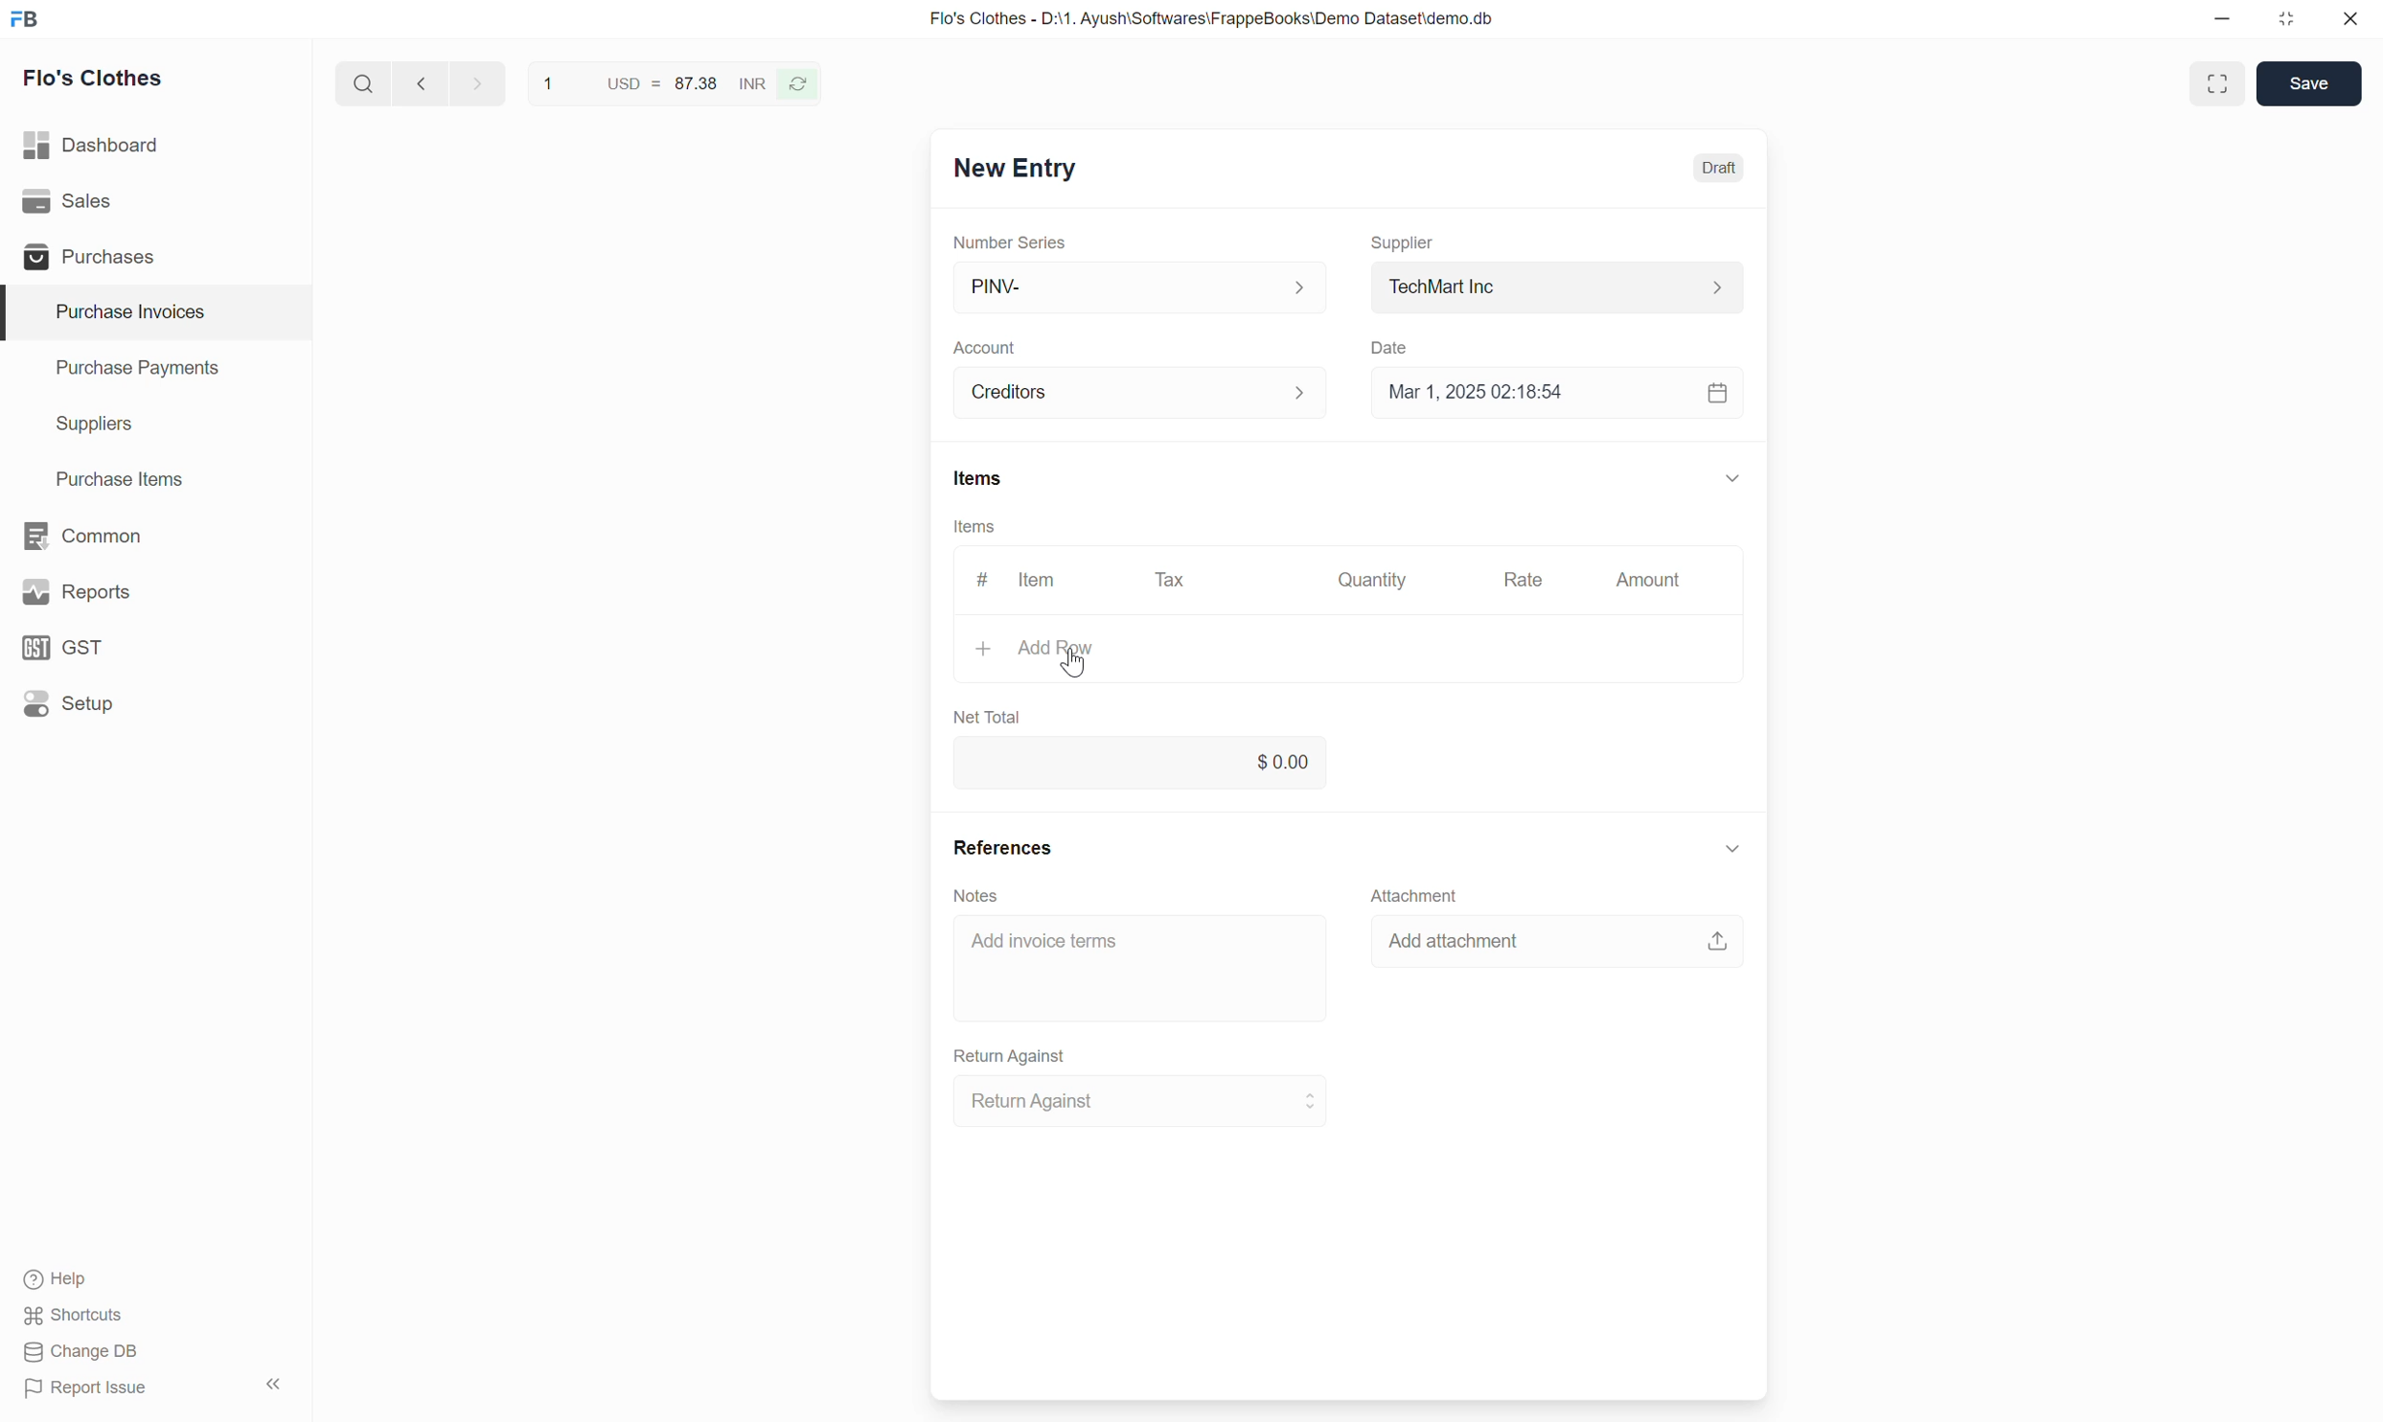 The width and height of the screenshot is (2383, 1422). I want to click on Number Series, so click(1010, 242).